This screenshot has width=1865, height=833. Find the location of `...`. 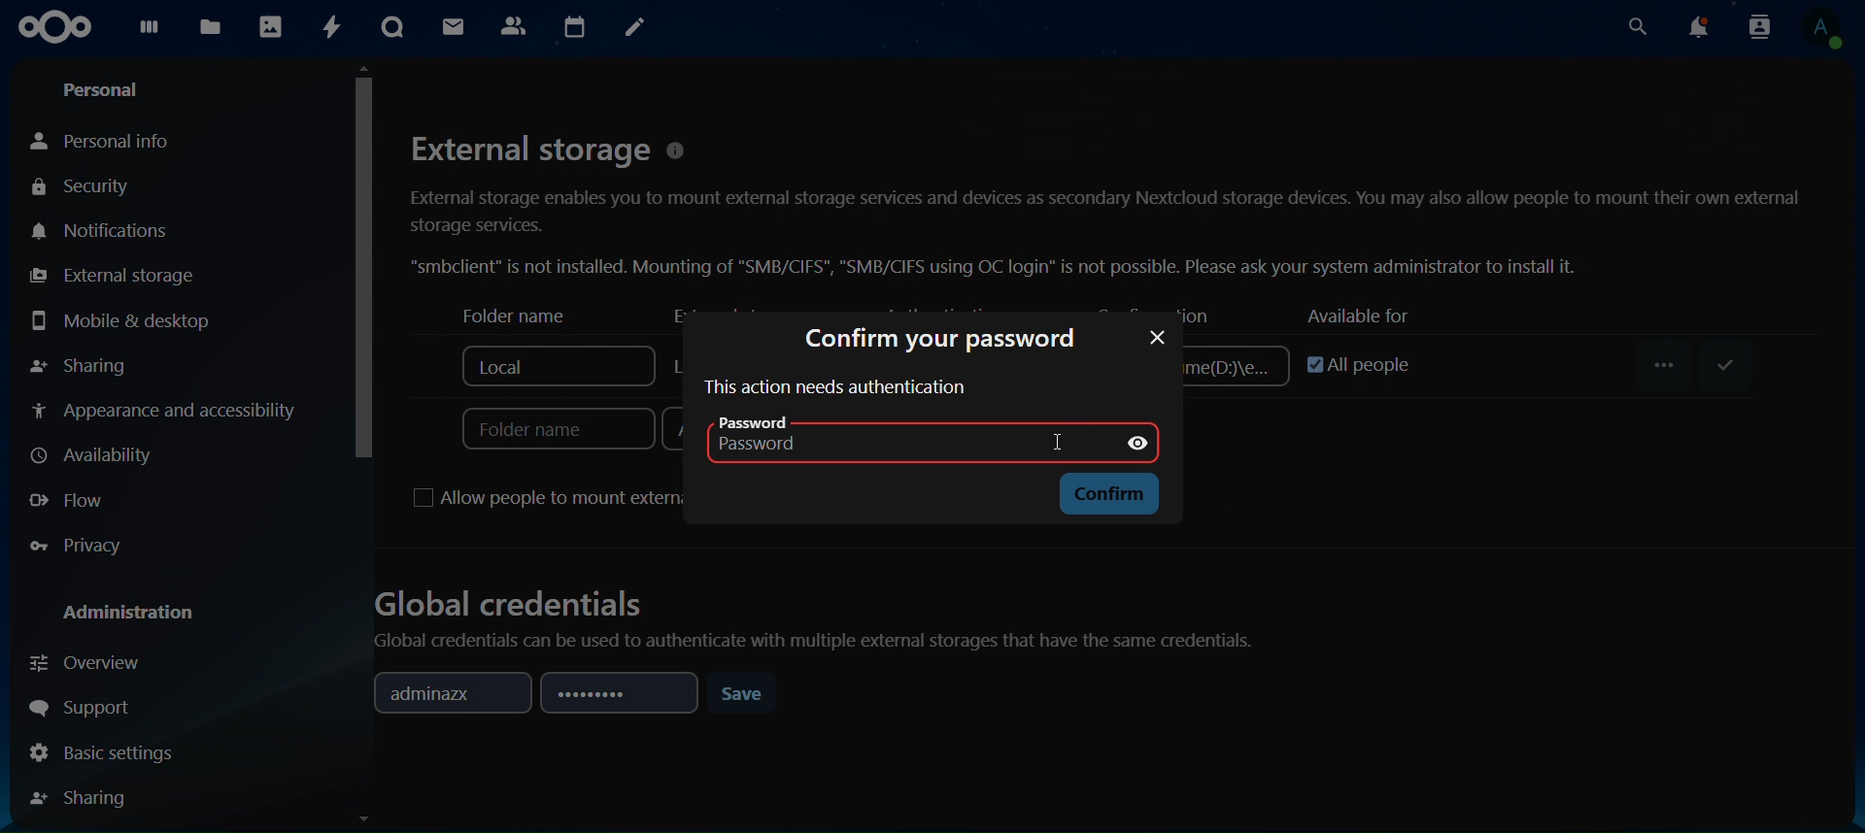

... is located at coordinates (1668, 365).